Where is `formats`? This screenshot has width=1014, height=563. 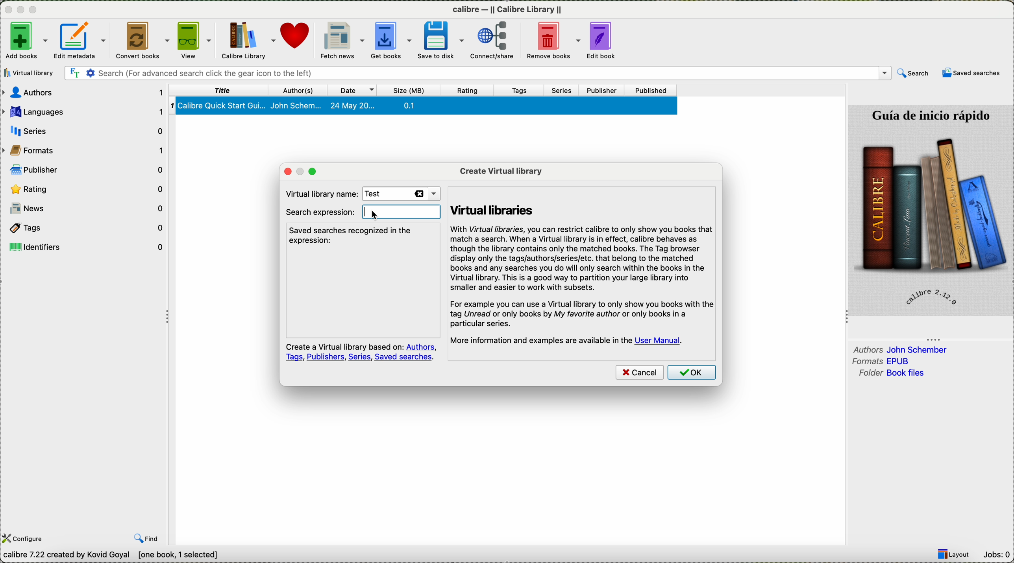
formats is located at coordinates (85, 150).